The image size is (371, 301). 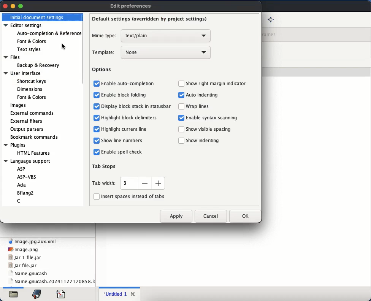 What do you see at coordinates (132, 6) in the screenshot?
I see `edit preferences` at bounding box center [132, 6].